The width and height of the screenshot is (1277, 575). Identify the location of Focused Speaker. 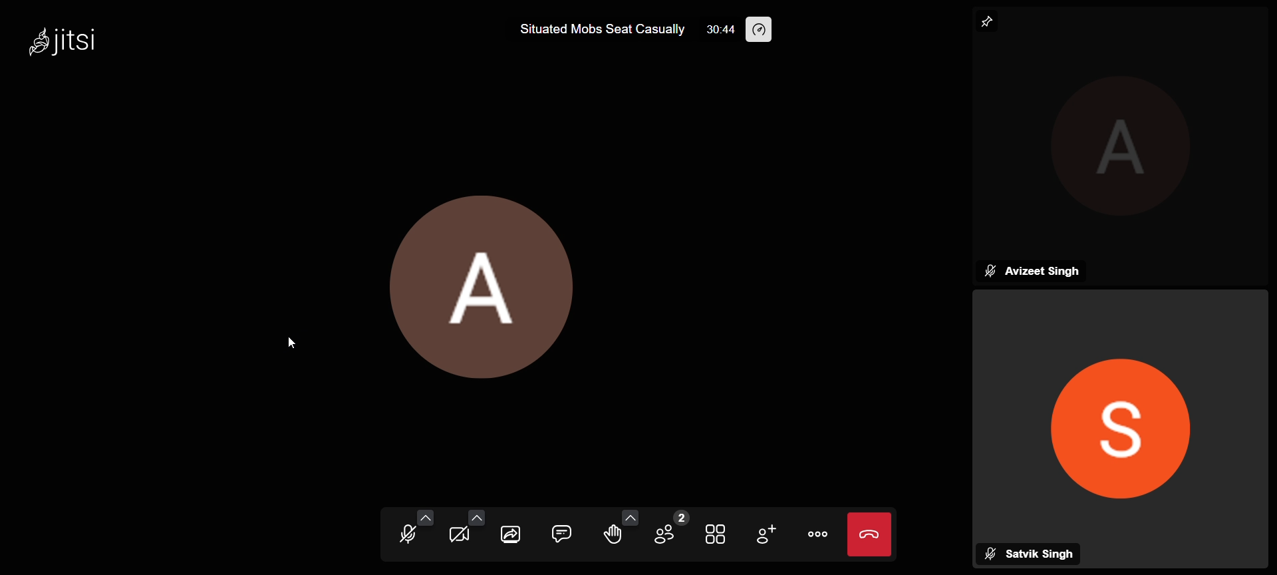
(990, 21).